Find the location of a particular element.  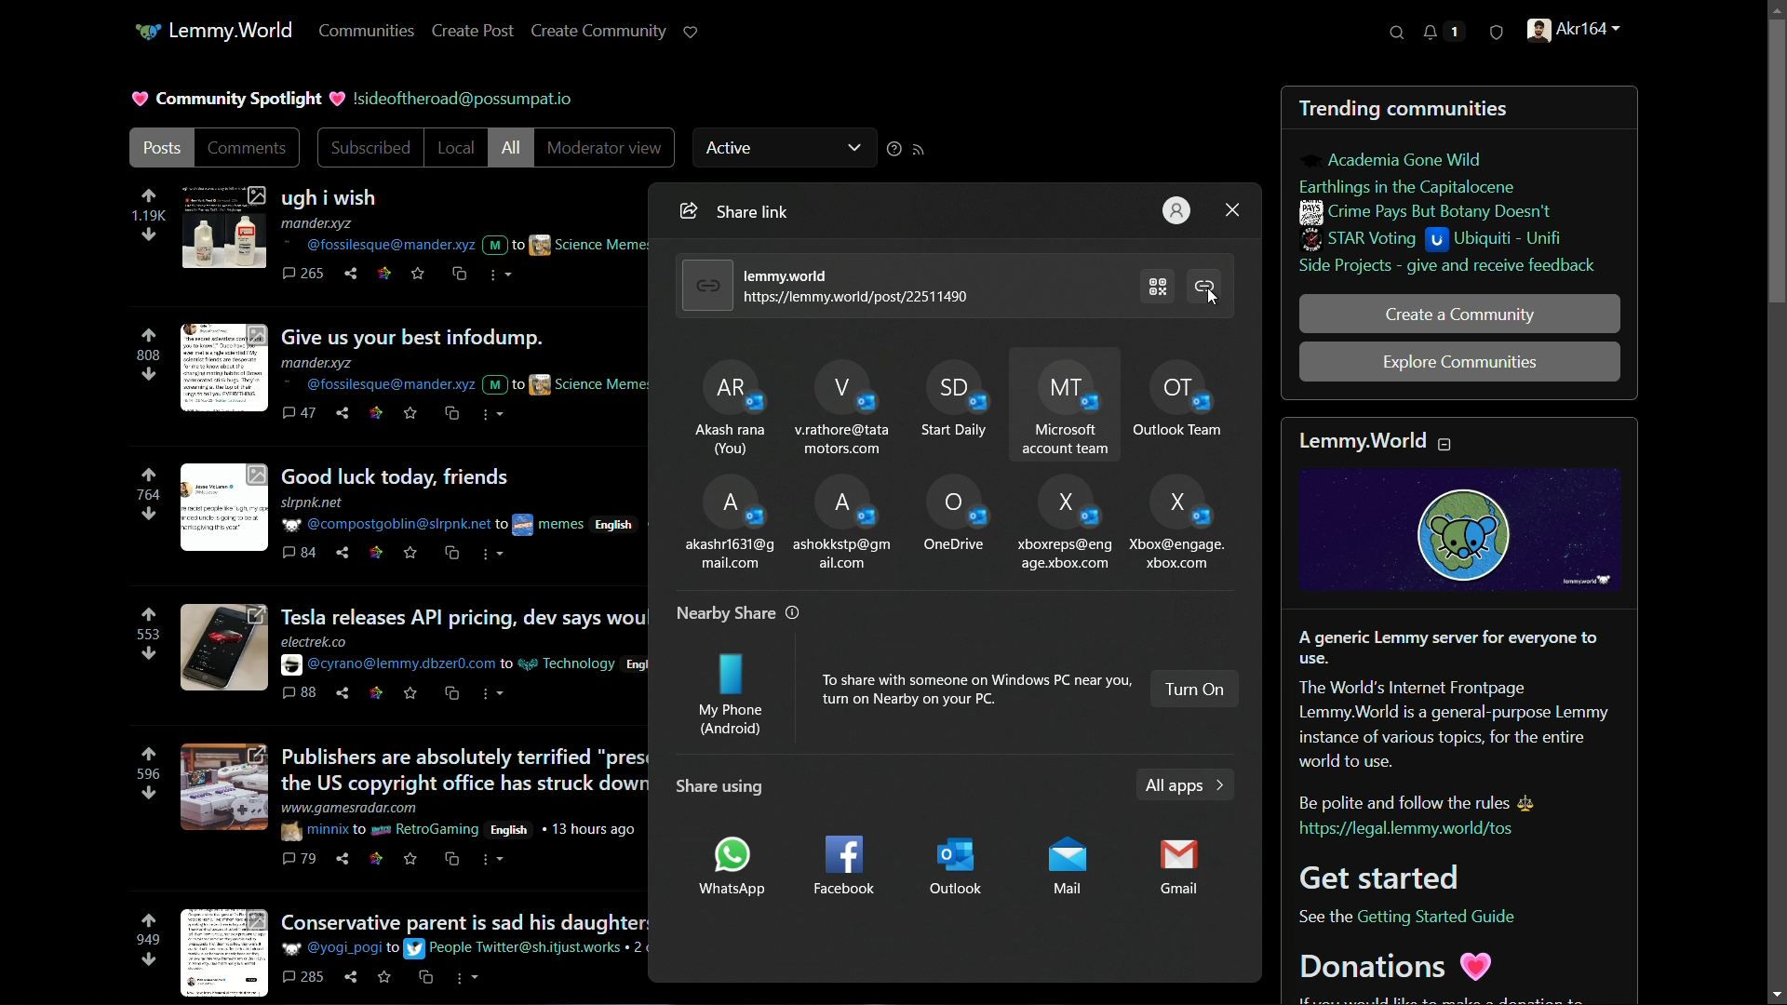

ashokkstp@gmail.com is located at coordinates (845, 523).